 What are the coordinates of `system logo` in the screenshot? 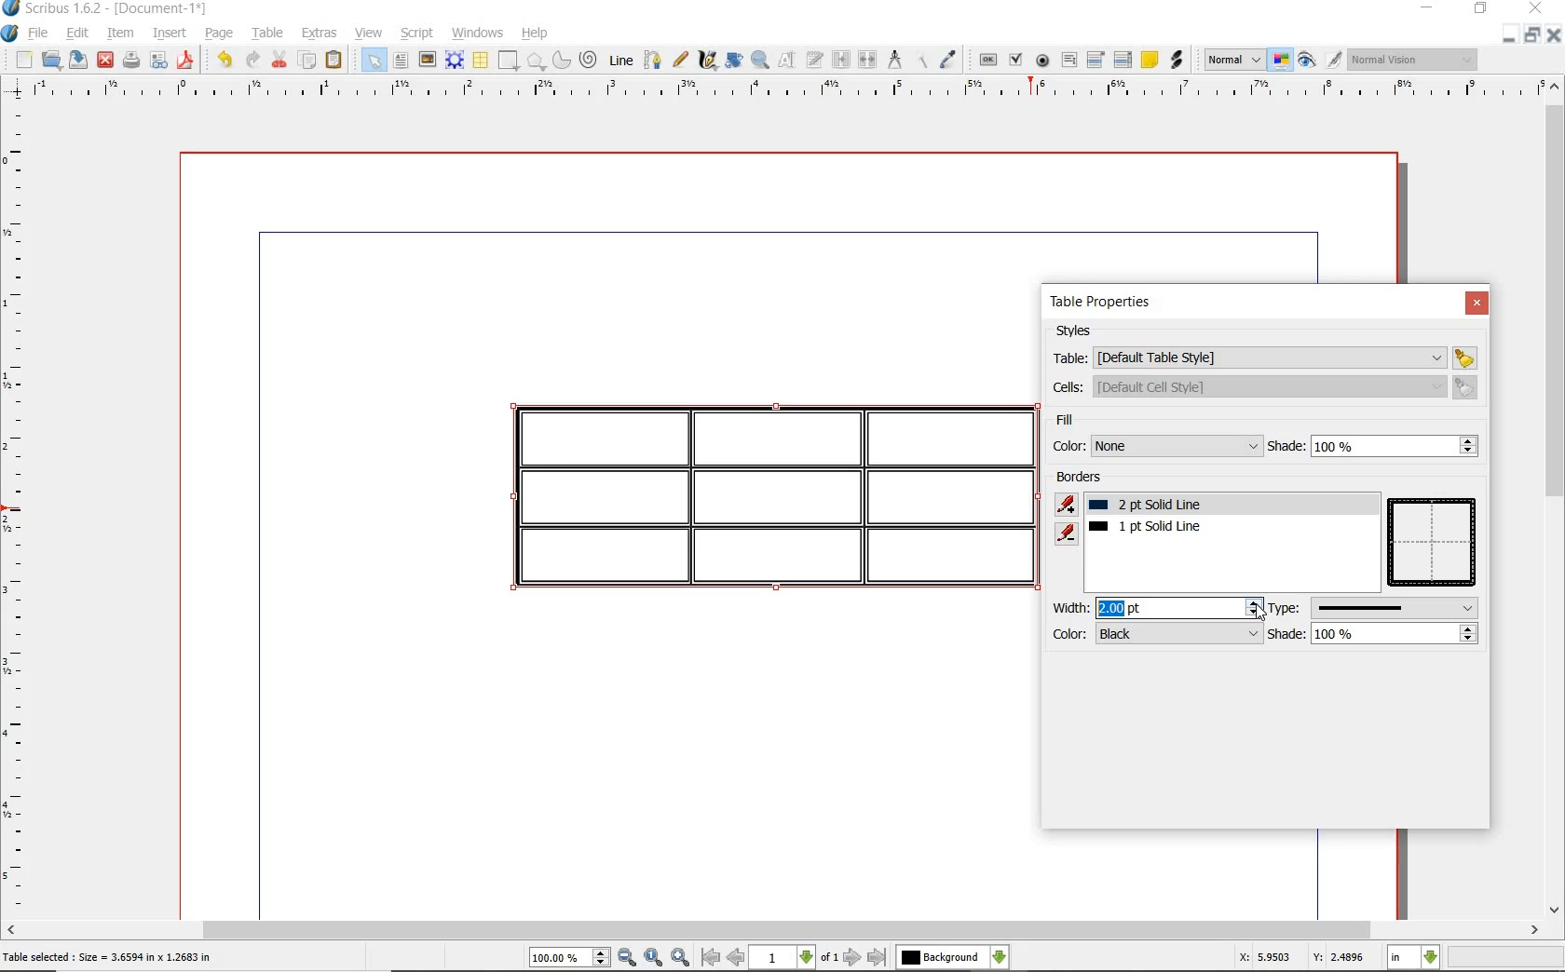 It's located at (10, 34).